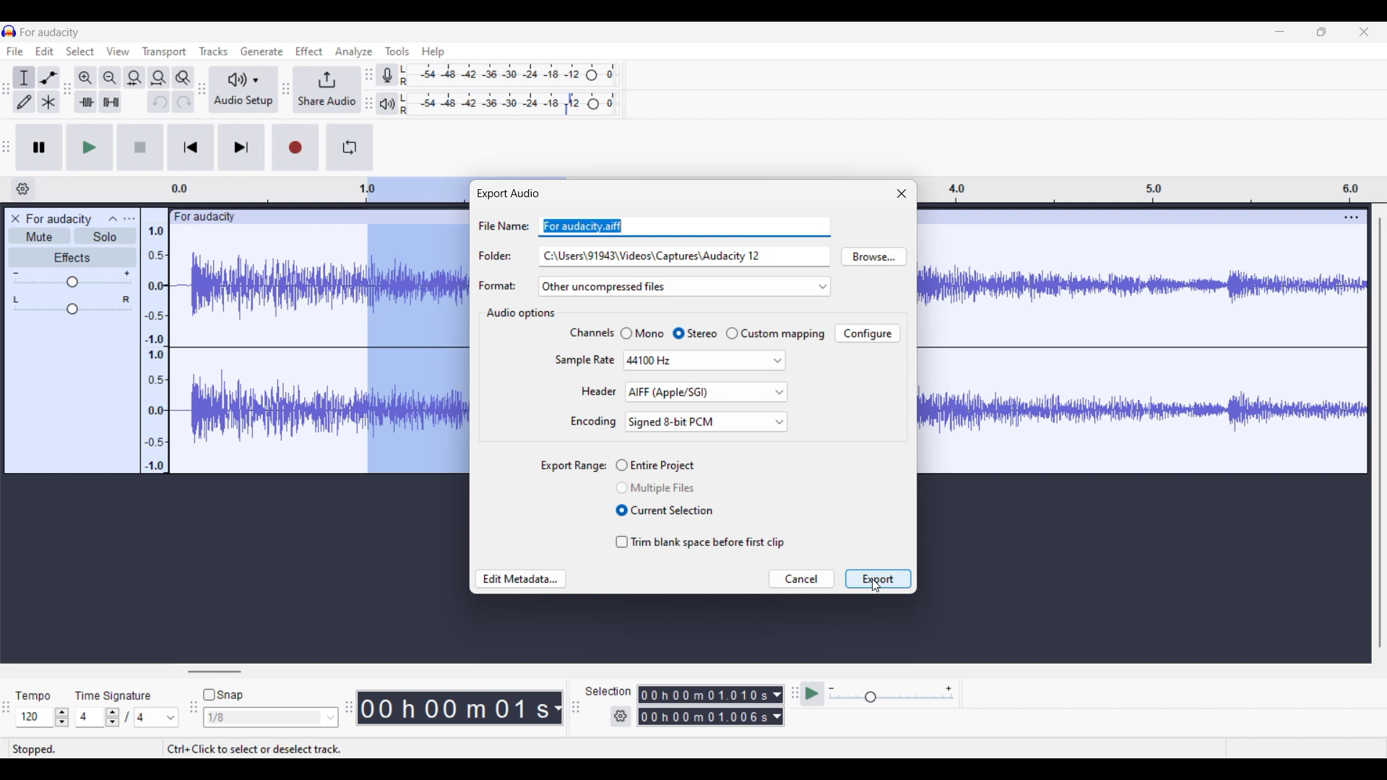  What do you see at coordinates (708, 392) in the screenshot?
I see `AIFF (Apple/SGI) ~` at bounding box center [708, 392].